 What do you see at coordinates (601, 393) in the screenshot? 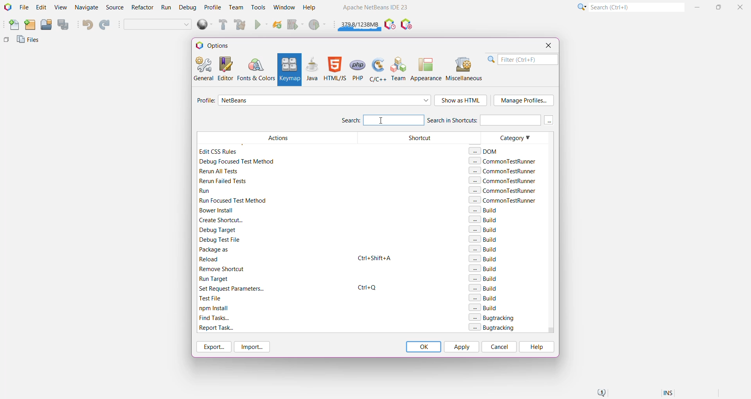
I see `Notifications` at bounding box center [601, 393].